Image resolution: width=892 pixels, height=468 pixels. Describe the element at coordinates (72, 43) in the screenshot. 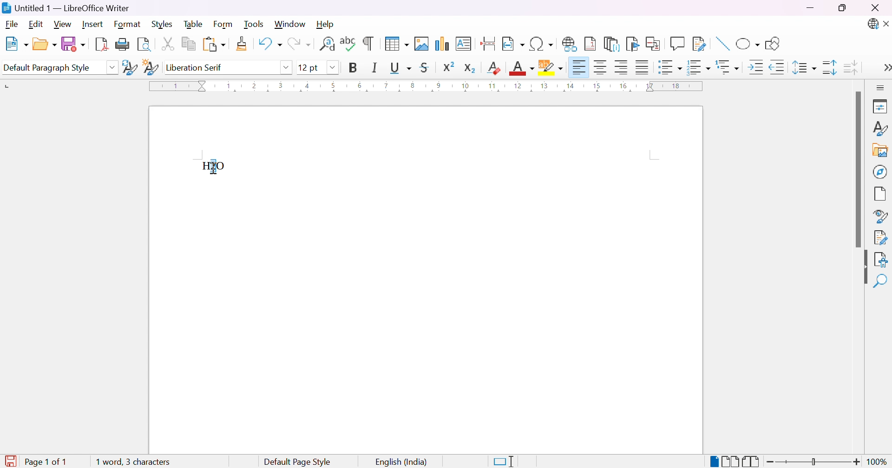

I see `Save` at that location.